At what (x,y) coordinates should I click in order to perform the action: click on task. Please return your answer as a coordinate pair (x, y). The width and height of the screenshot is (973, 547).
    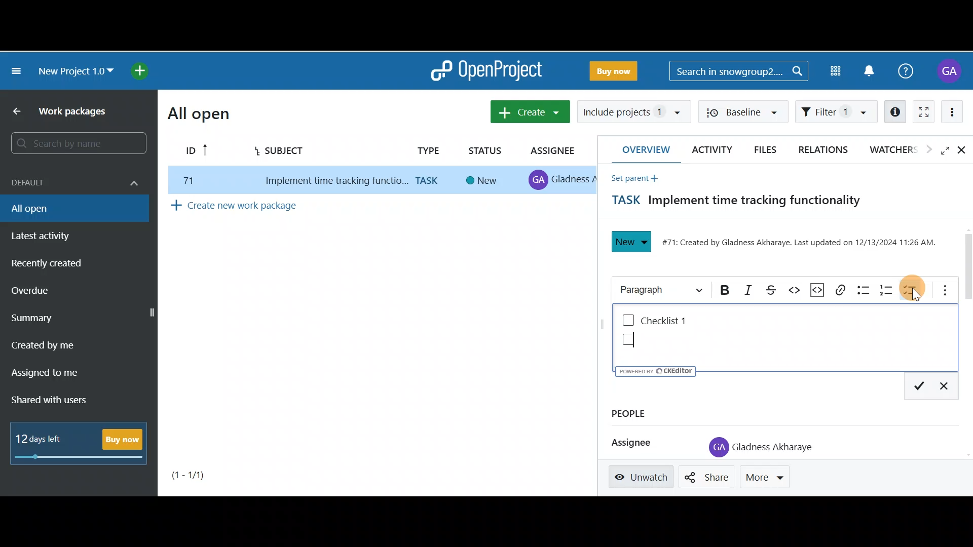
    Looking at the image, I should click on (430, 181).